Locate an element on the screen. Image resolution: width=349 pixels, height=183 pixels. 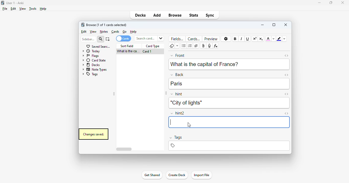
what is the capital of France? is located at coordinates (204, 64).